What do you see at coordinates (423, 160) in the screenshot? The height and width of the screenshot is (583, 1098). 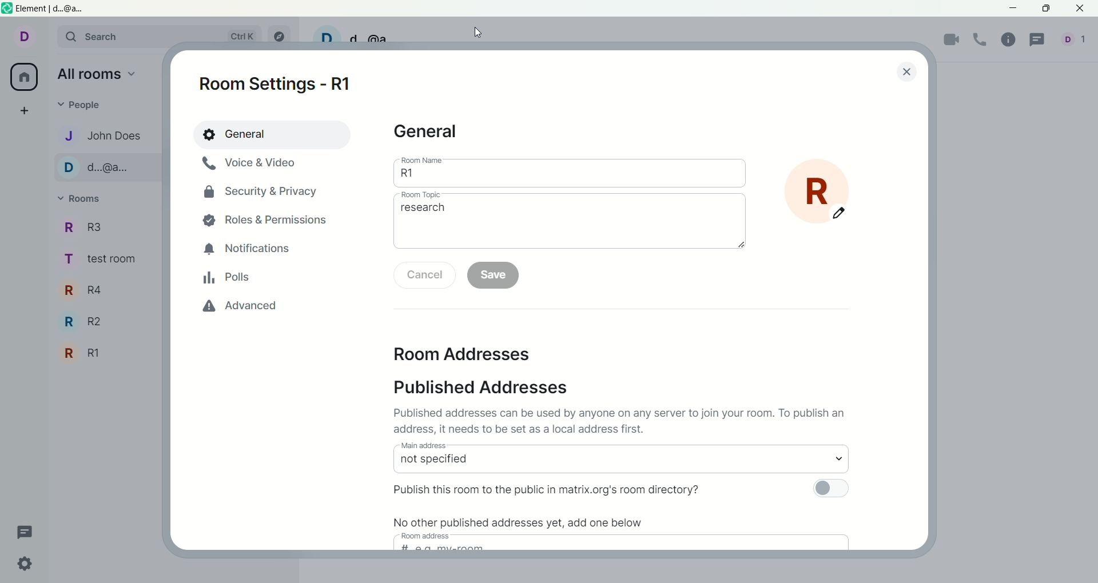 I see `room name` at bounding box center [423, 160].